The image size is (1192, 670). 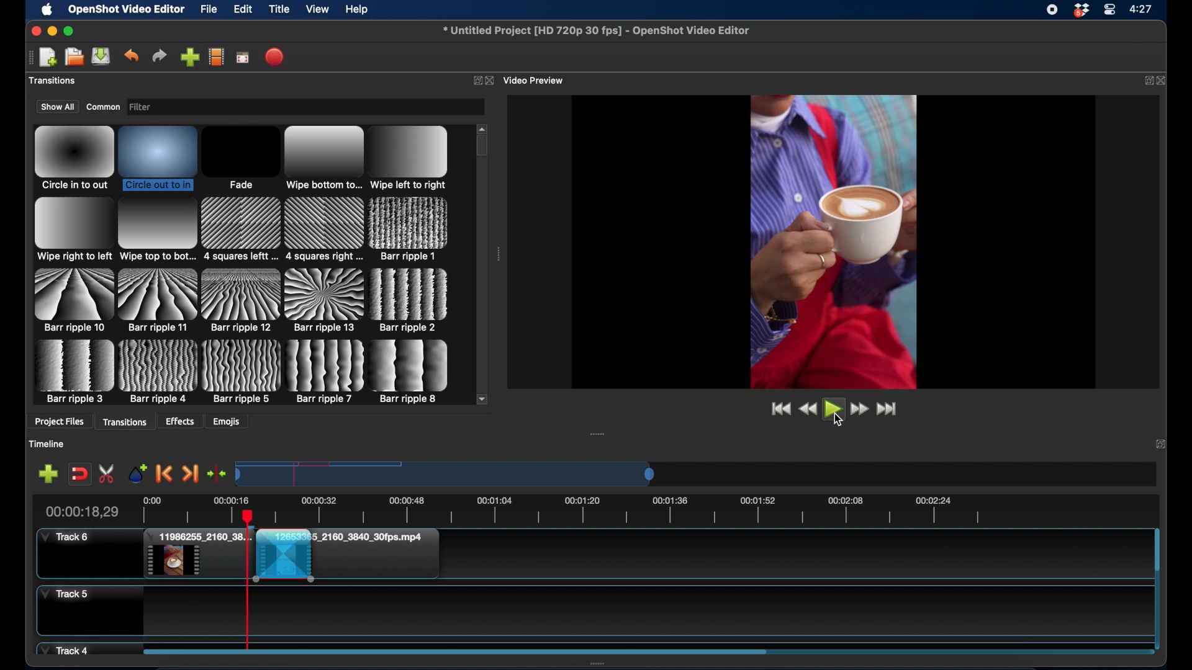 What do you see at coordinates (216, 56) in the screenshot?
I see `choose profile` at bounding box center [216, 56].